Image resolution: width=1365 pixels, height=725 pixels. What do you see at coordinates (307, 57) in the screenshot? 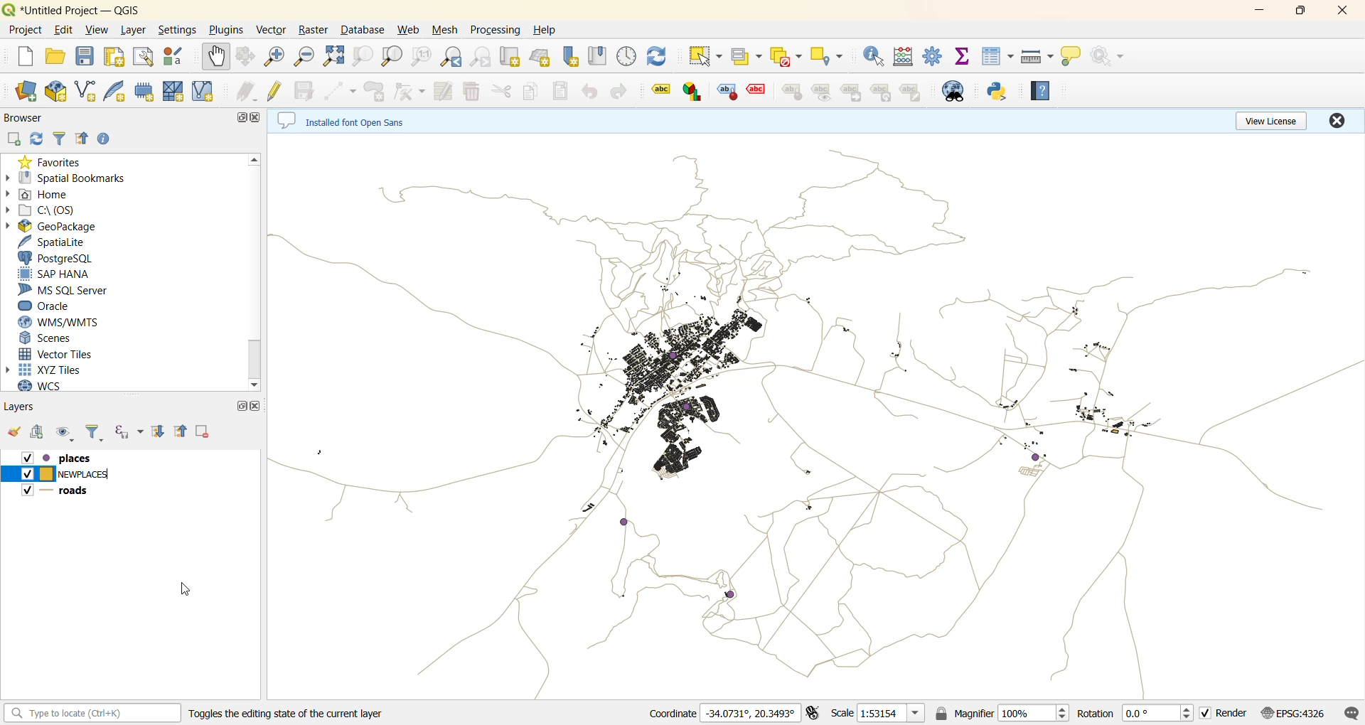
I see `zoom out` at bounding box center [307, 57].